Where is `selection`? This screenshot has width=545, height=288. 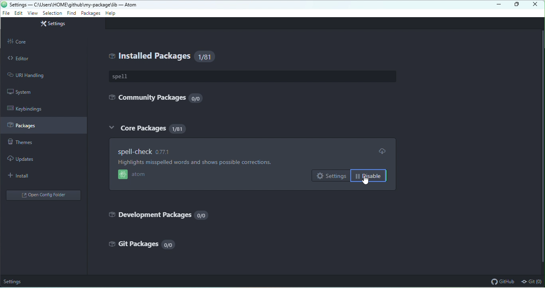
selection is located at coordinates (53, 13).